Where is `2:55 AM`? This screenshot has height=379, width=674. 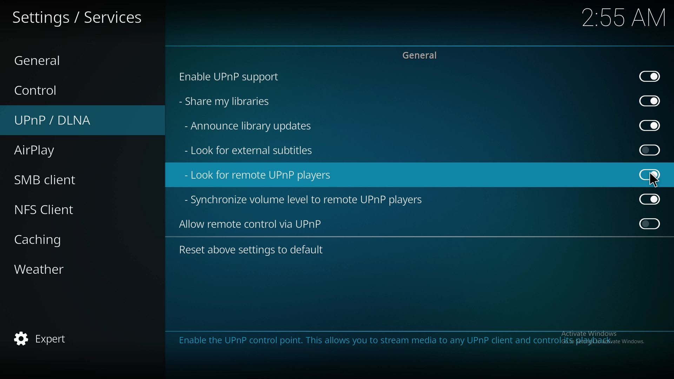 2:55 AM is located at coordinates (622, 20).